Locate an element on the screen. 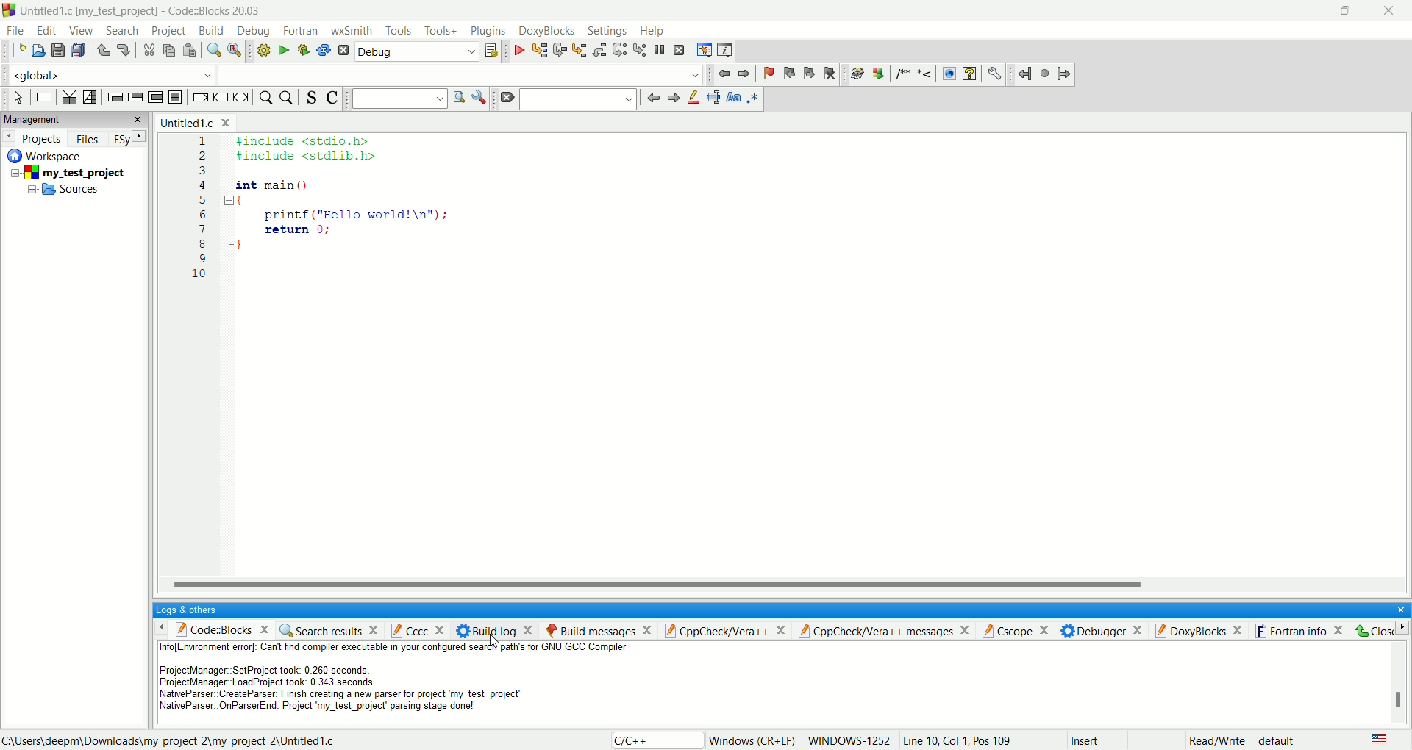 This screenshot has height=750, width=1412. options window is located at coordinates (479, 98).